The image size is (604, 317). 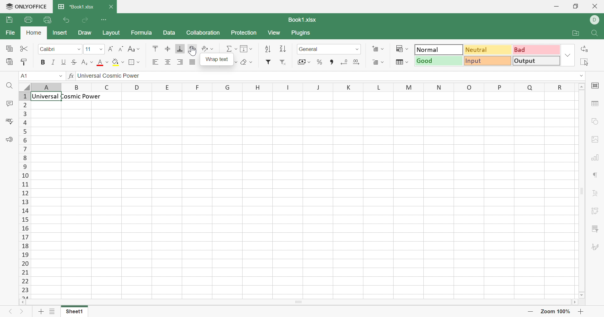 I want to click on Restore down , so click(x=575, y=6).